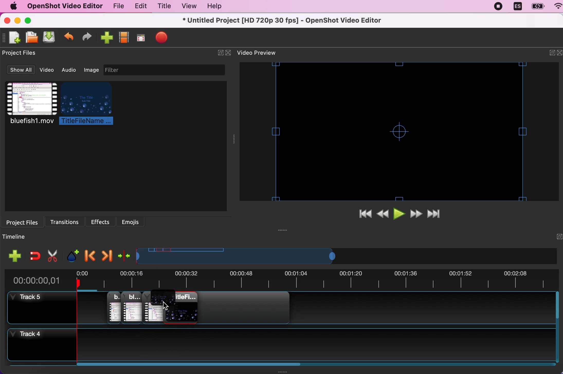 This screenshot has height=374, width=563. I want to click on video preview, so click(262, 53).